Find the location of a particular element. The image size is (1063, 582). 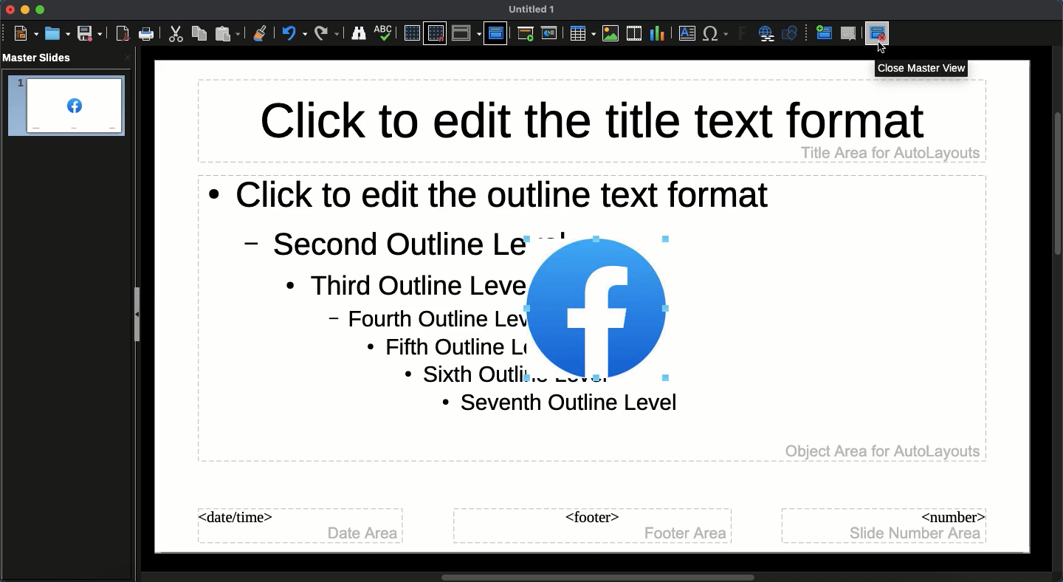

Textbox is located at coordinates (686, 34).